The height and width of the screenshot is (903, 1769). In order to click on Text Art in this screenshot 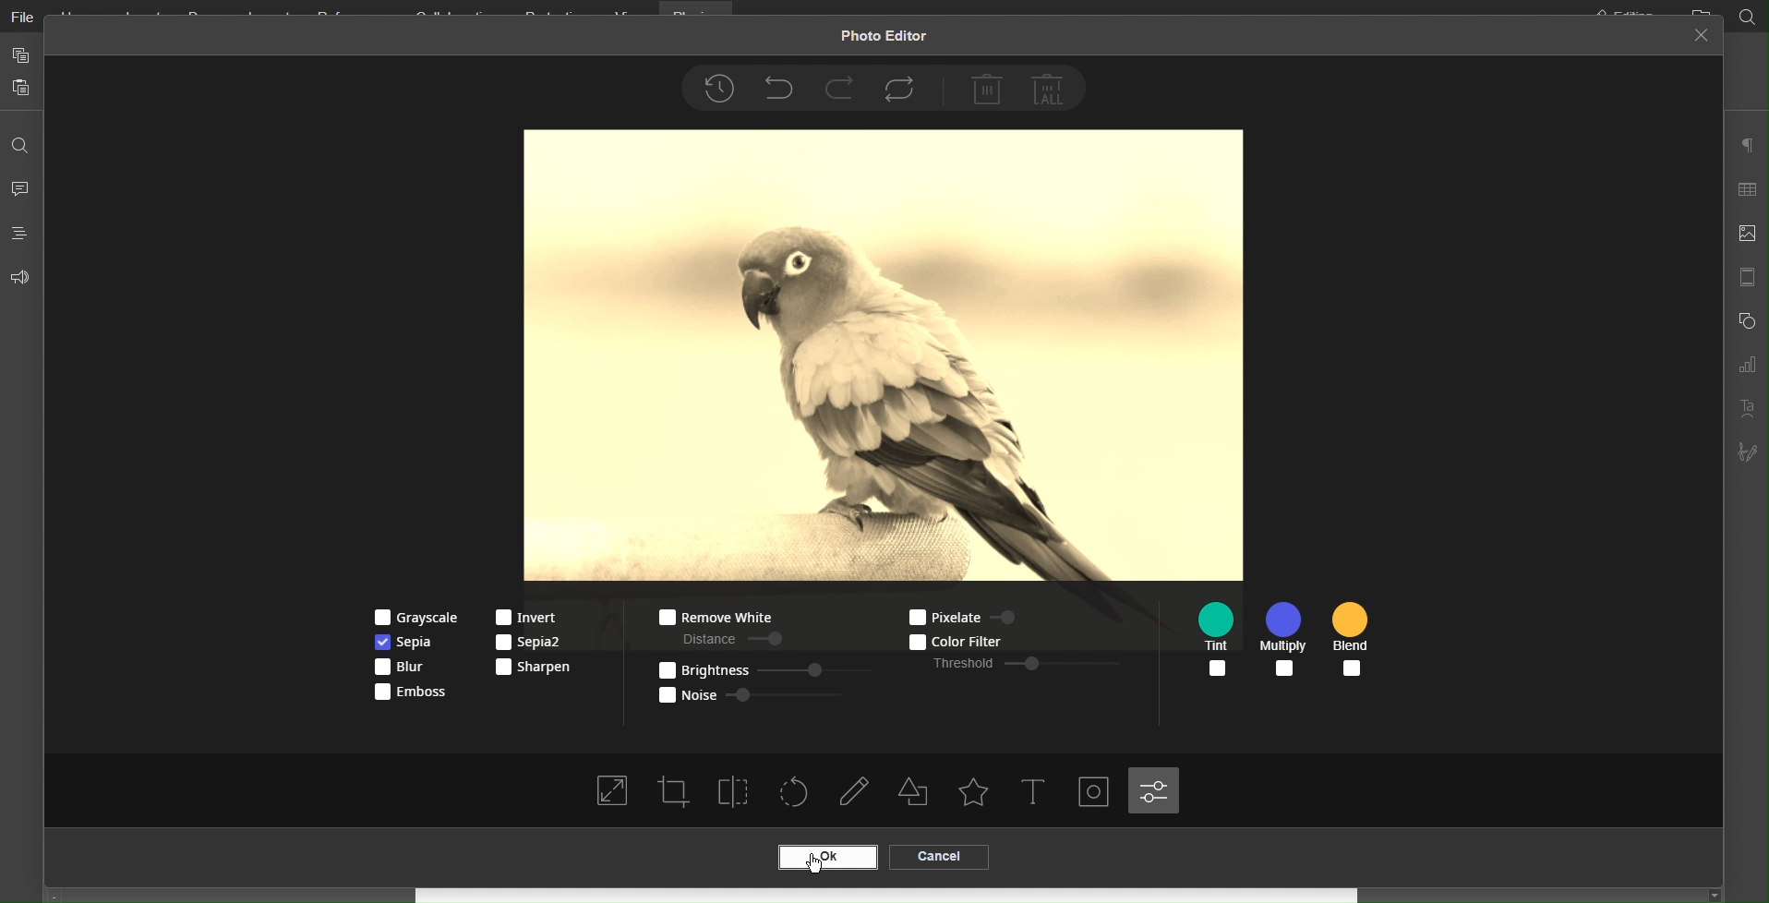, I will do `click(1745, 409)`.